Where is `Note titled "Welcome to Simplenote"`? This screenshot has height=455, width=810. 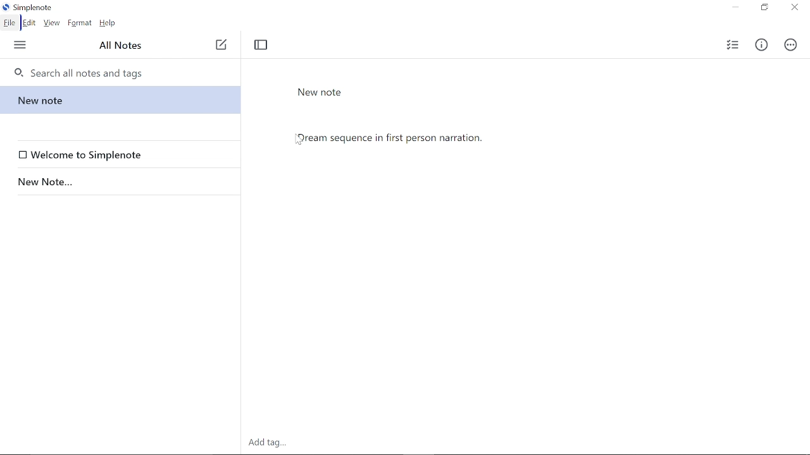 Note titled "Welcome to Simplenote" is located at coordinates (123, 154).